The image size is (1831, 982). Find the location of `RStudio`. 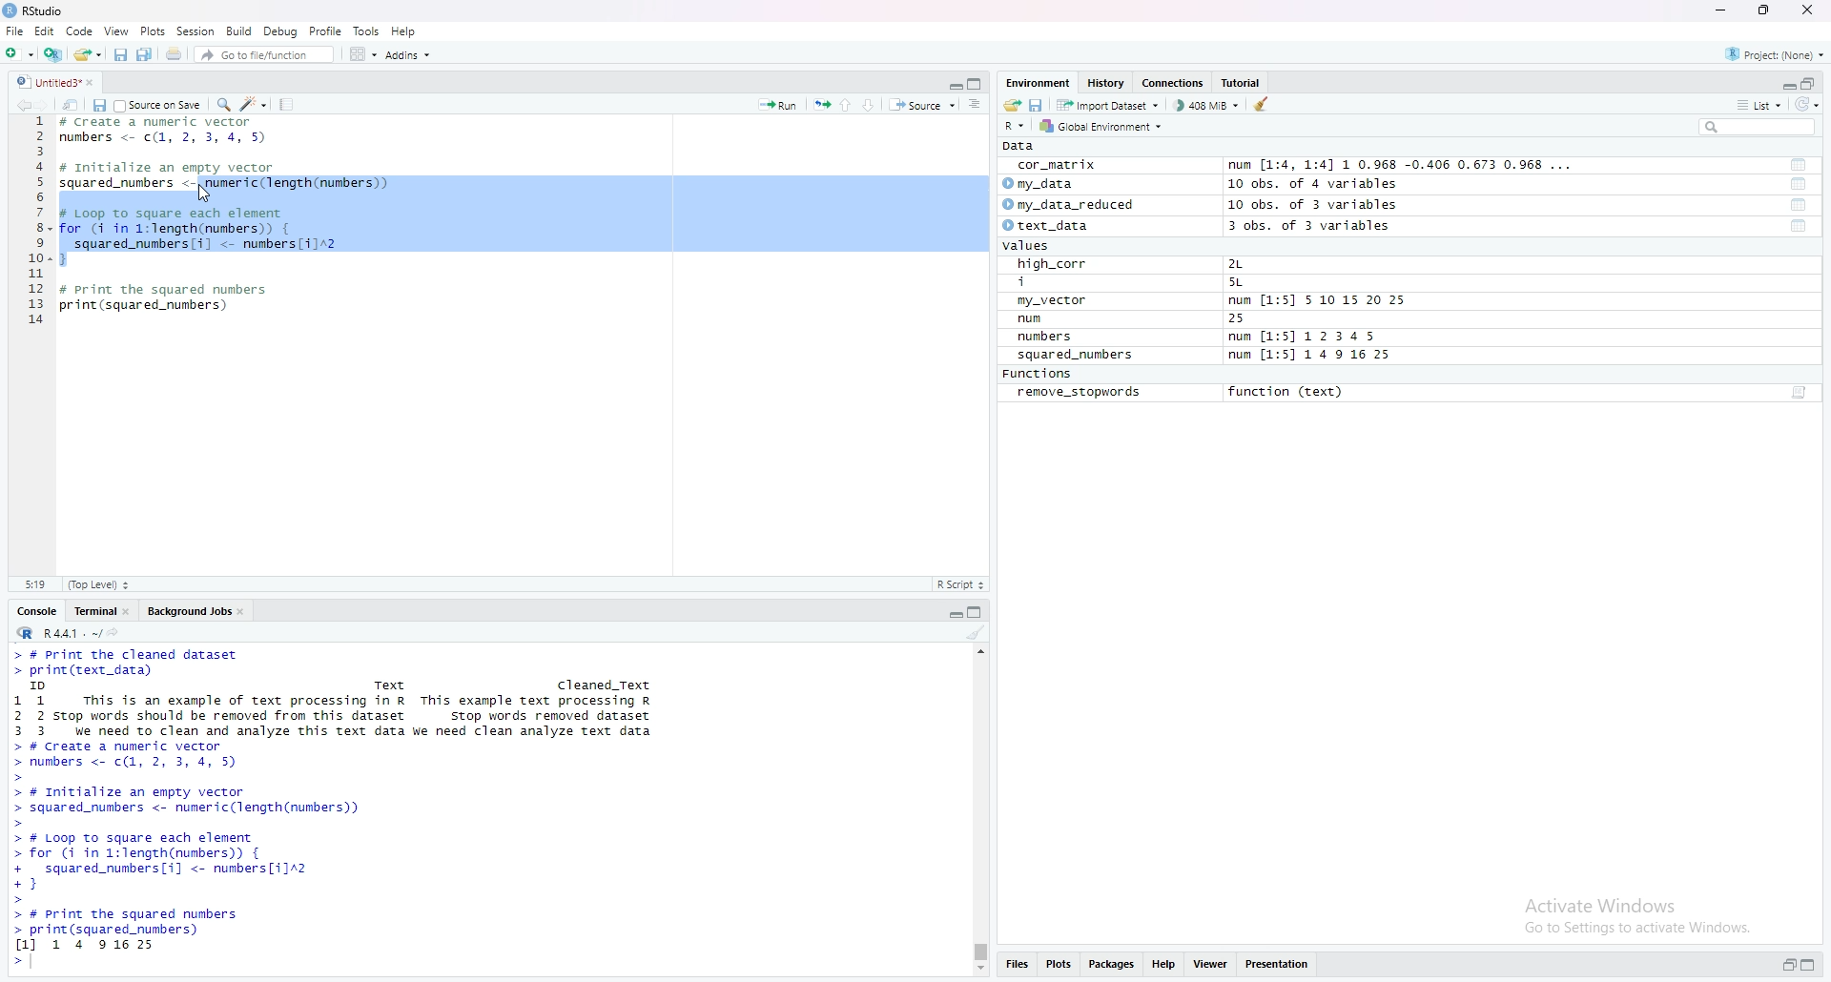

RStudio is located at coordinates (36, 10).